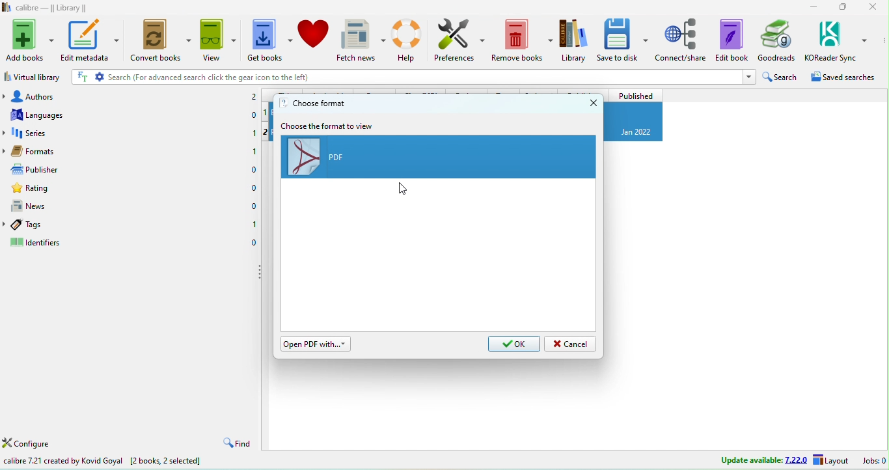  I want to click on Edit book, so click(732, 40).